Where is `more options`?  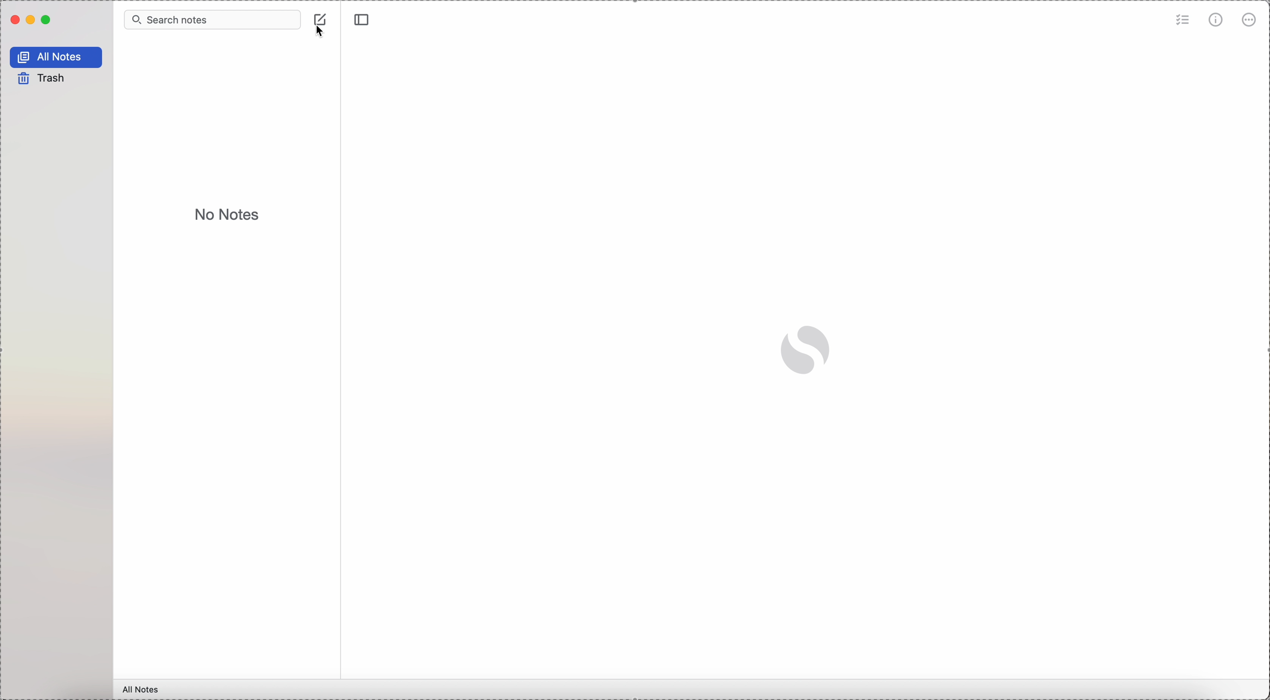 more options is located at coordinates (1250, 19).